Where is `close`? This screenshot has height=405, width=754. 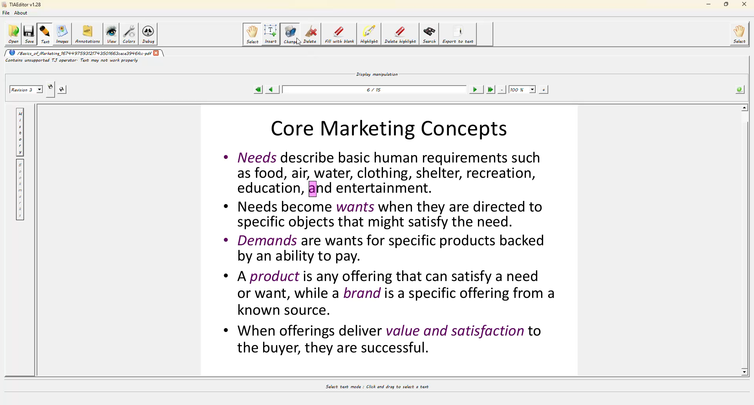 close is located at coordinates (157, 53).